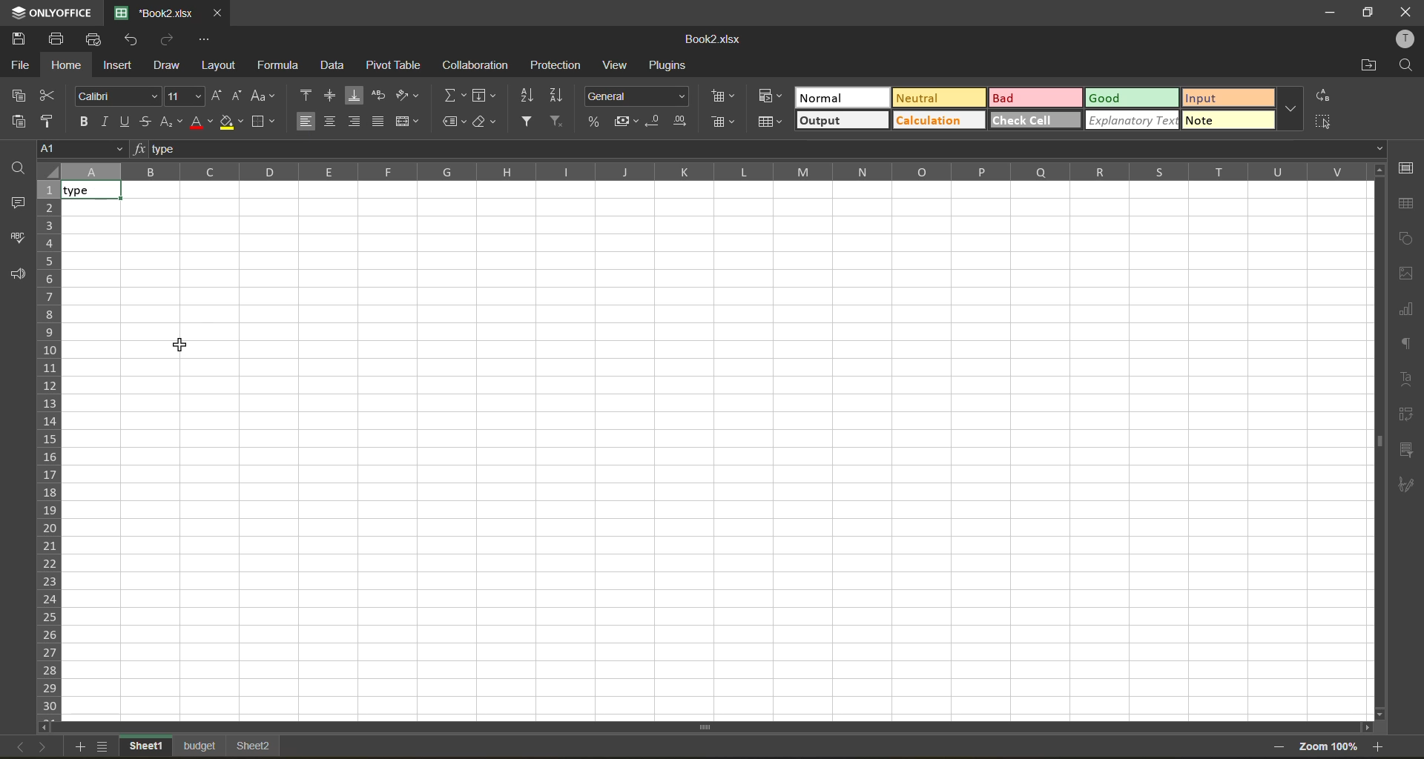 This screenshot has height=759, width=1424. What do you see at coordinates (1408, 378) in the screenshot?
I see `text` at bounding box center [1408, 378].